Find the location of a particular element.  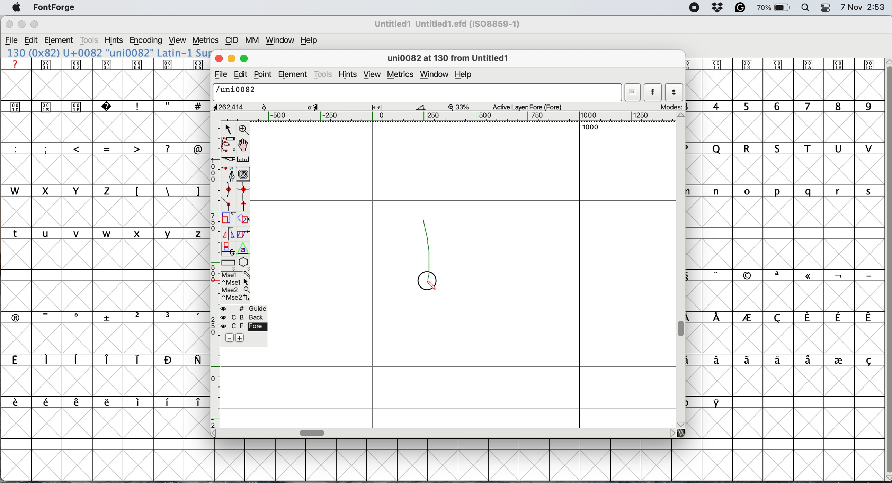

close is located at coordinates (219, 59).